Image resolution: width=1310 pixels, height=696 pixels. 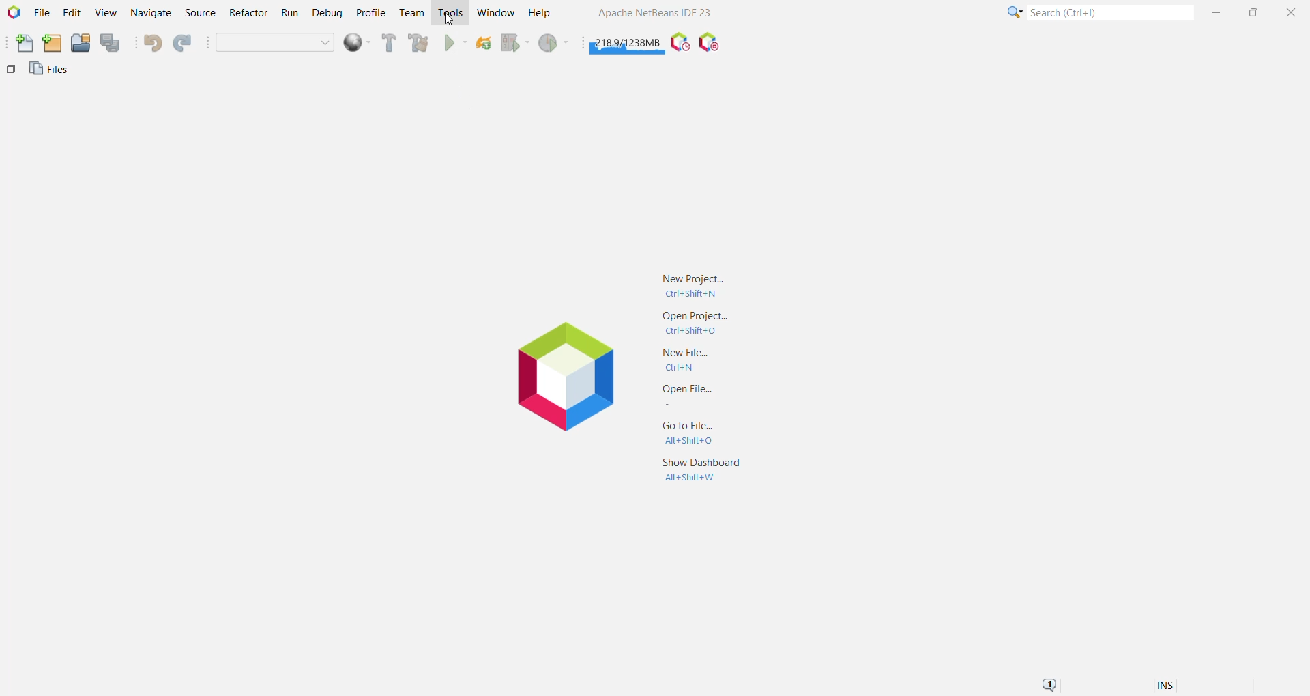 What do you see at coordinates (688, 359) in the screenshot?
I see `New File` at bounding box center [688, 359].